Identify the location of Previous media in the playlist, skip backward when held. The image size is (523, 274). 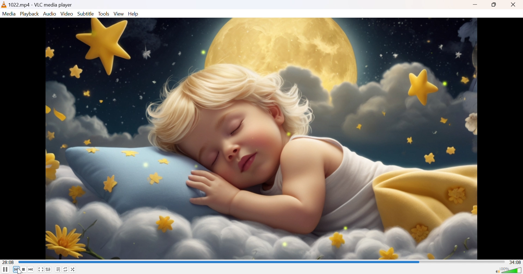
(16, 270).